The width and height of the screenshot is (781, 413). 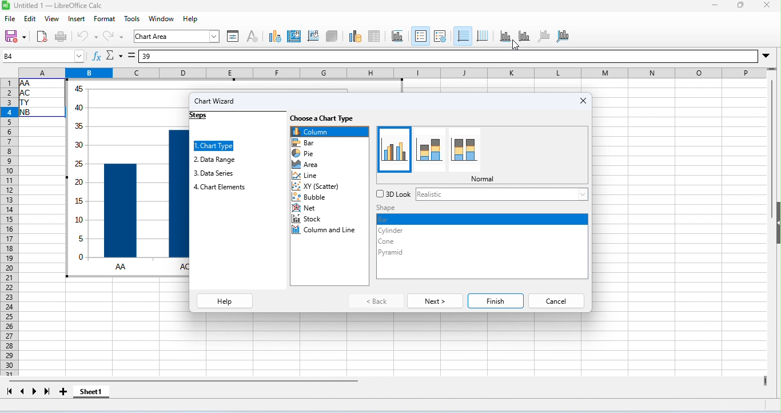 What do you see at coordinates (233, 37) in the screenshot?
I see `format selection` at bounding box center [233, 37].